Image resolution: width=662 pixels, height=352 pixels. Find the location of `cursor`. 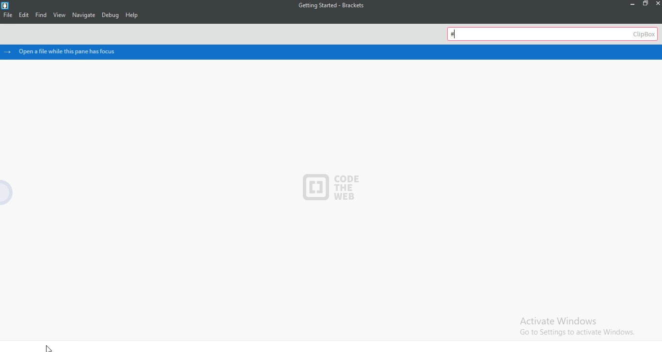

cursor is located at coordinates (49, 340).